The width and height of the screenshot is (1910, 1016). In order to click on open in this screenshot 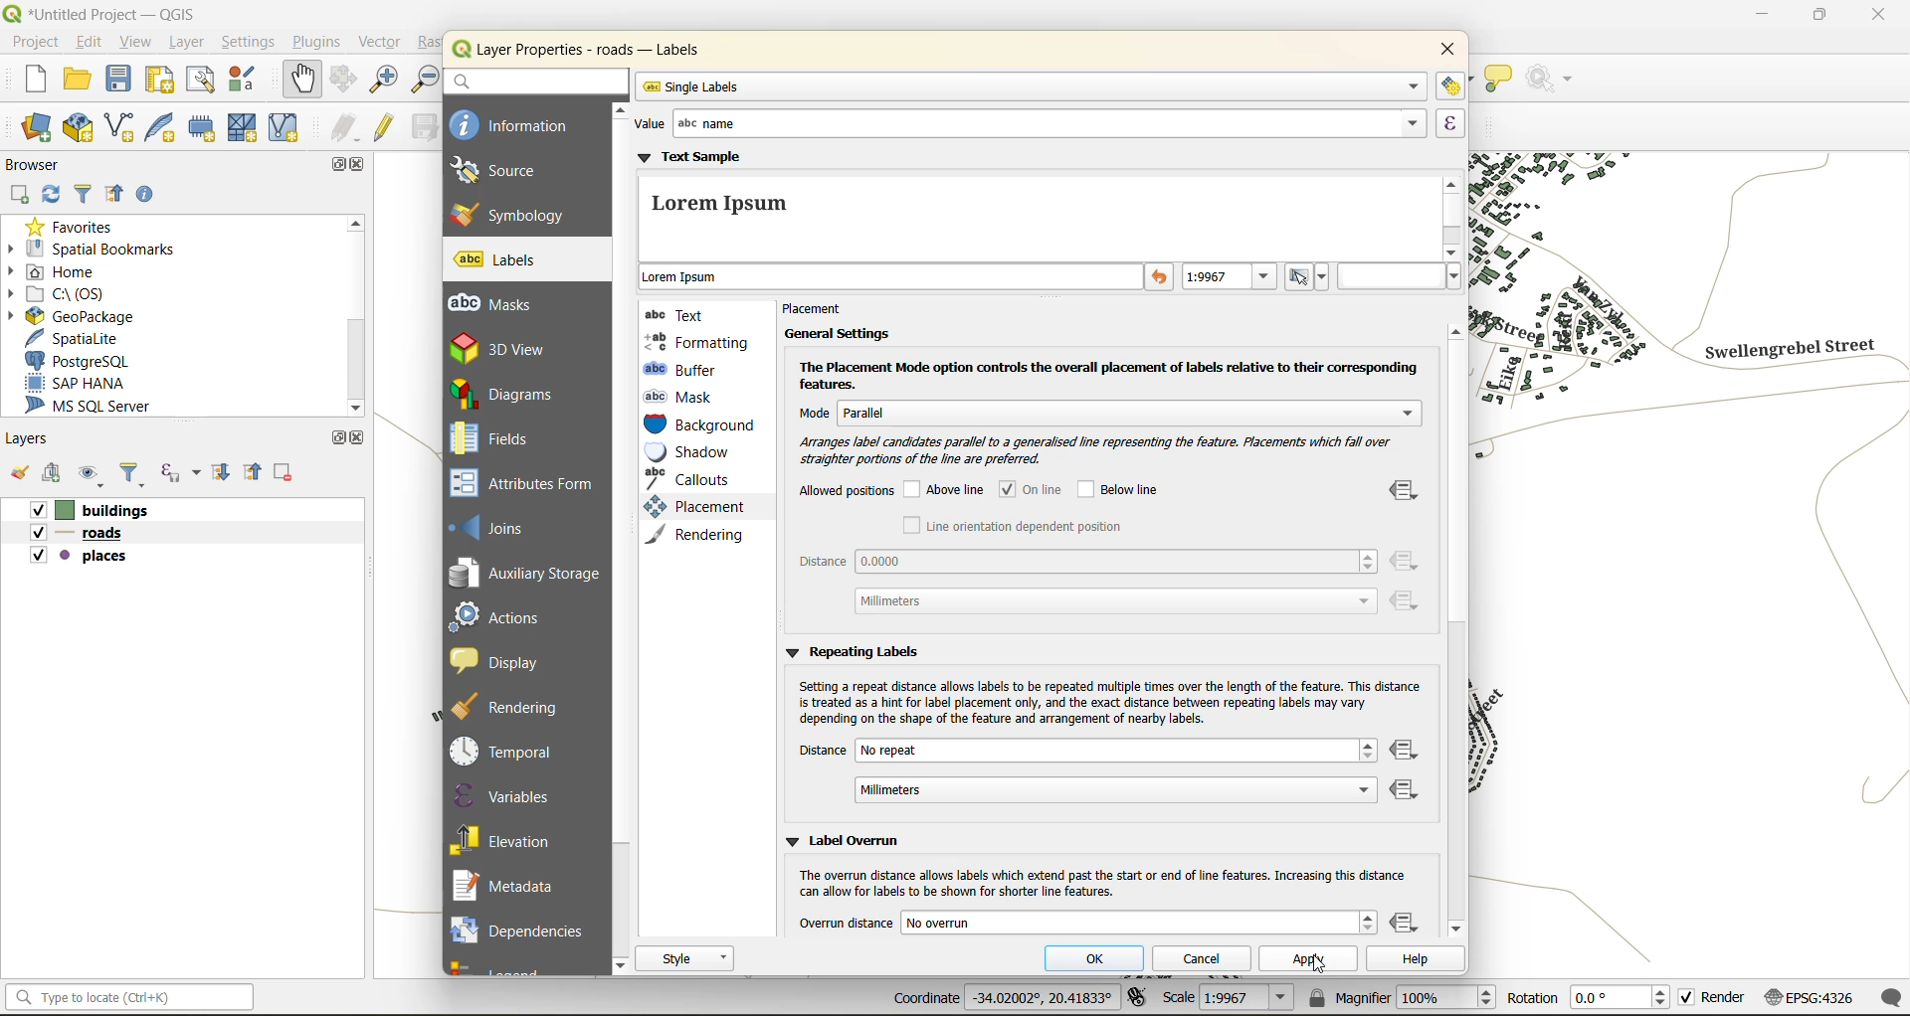, I will do `click(17, 471)`.